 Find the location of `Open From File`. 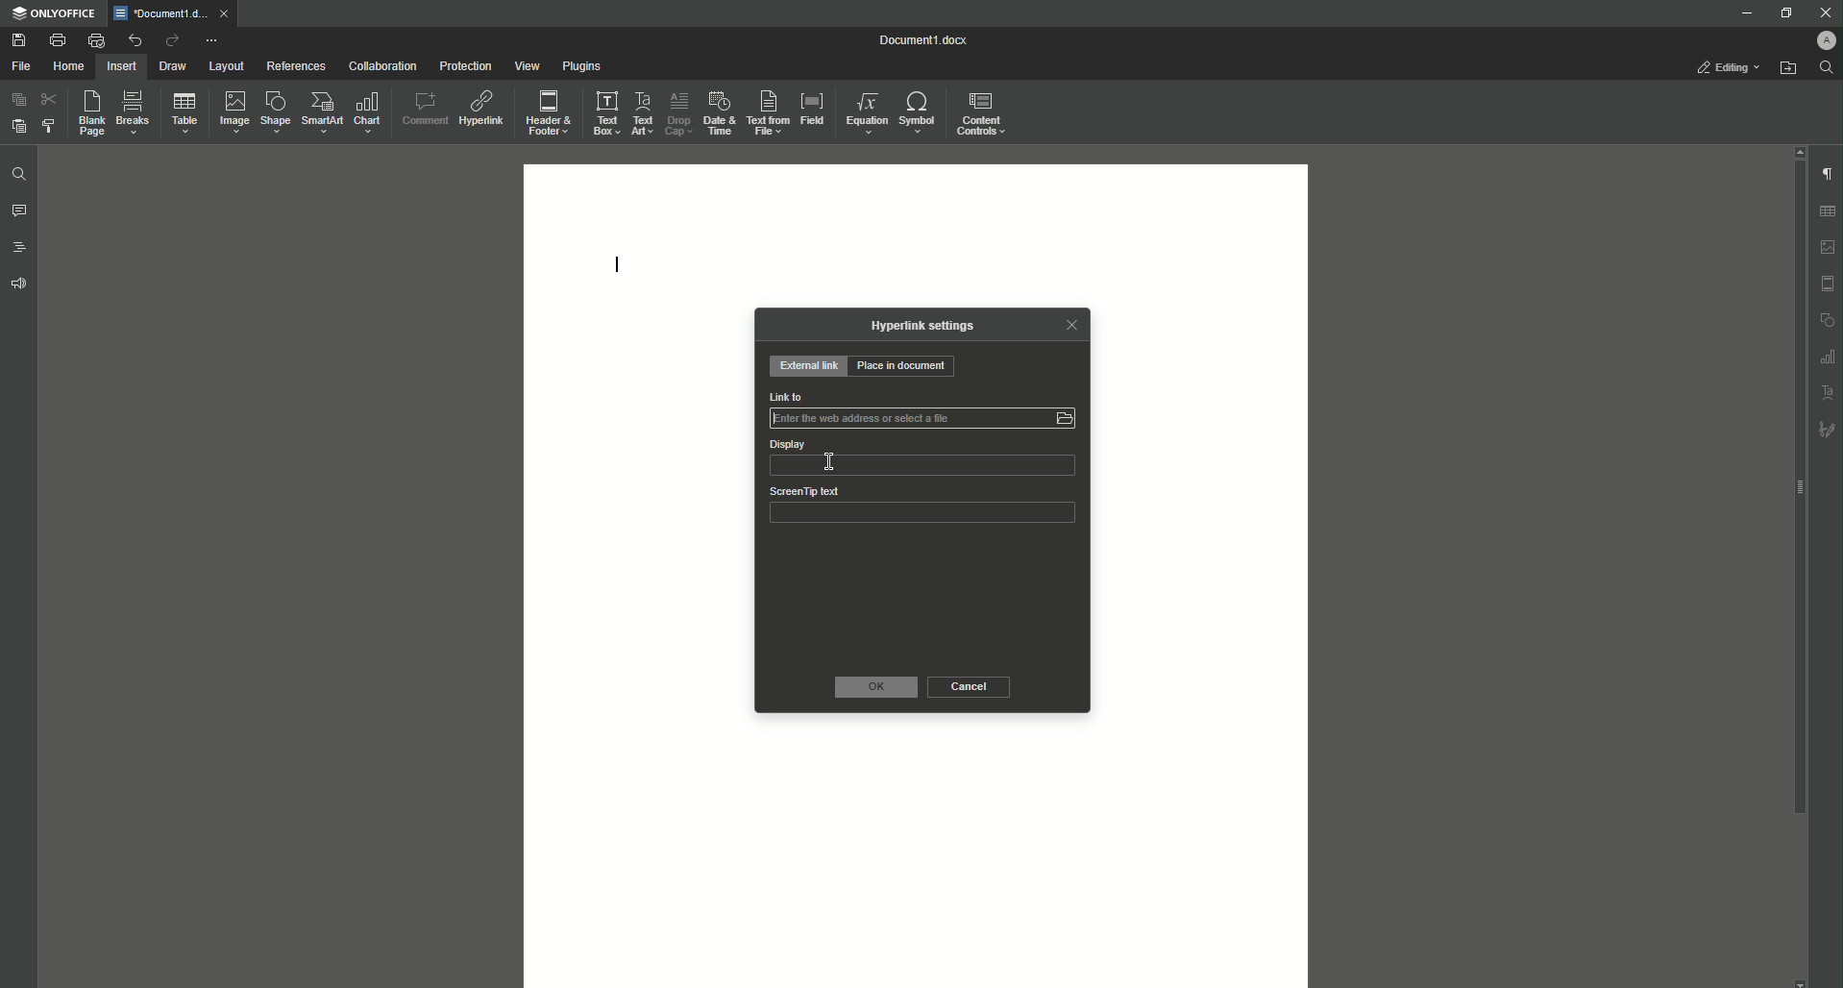

Open From File is located at coordinates (1788, 70).